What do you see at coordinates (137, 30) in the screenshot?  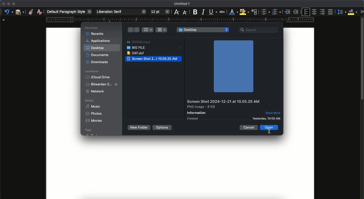 I see `left` at bounding box center [137, 30].